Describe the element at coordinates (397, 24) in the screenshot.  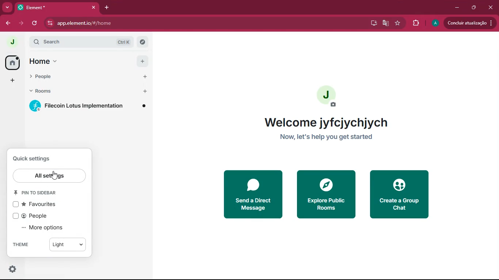
I see `favourite ` at that location.